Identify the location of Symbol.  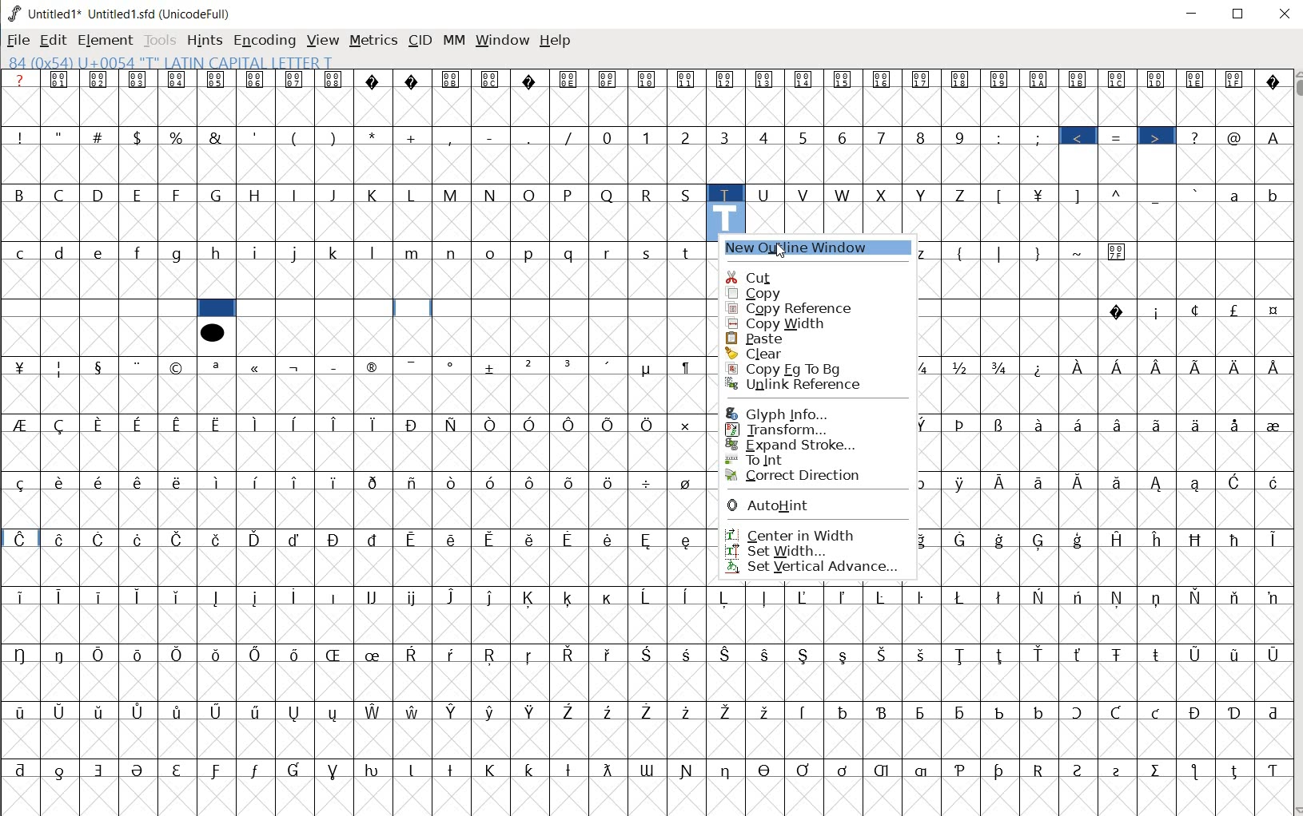
(373, 481).